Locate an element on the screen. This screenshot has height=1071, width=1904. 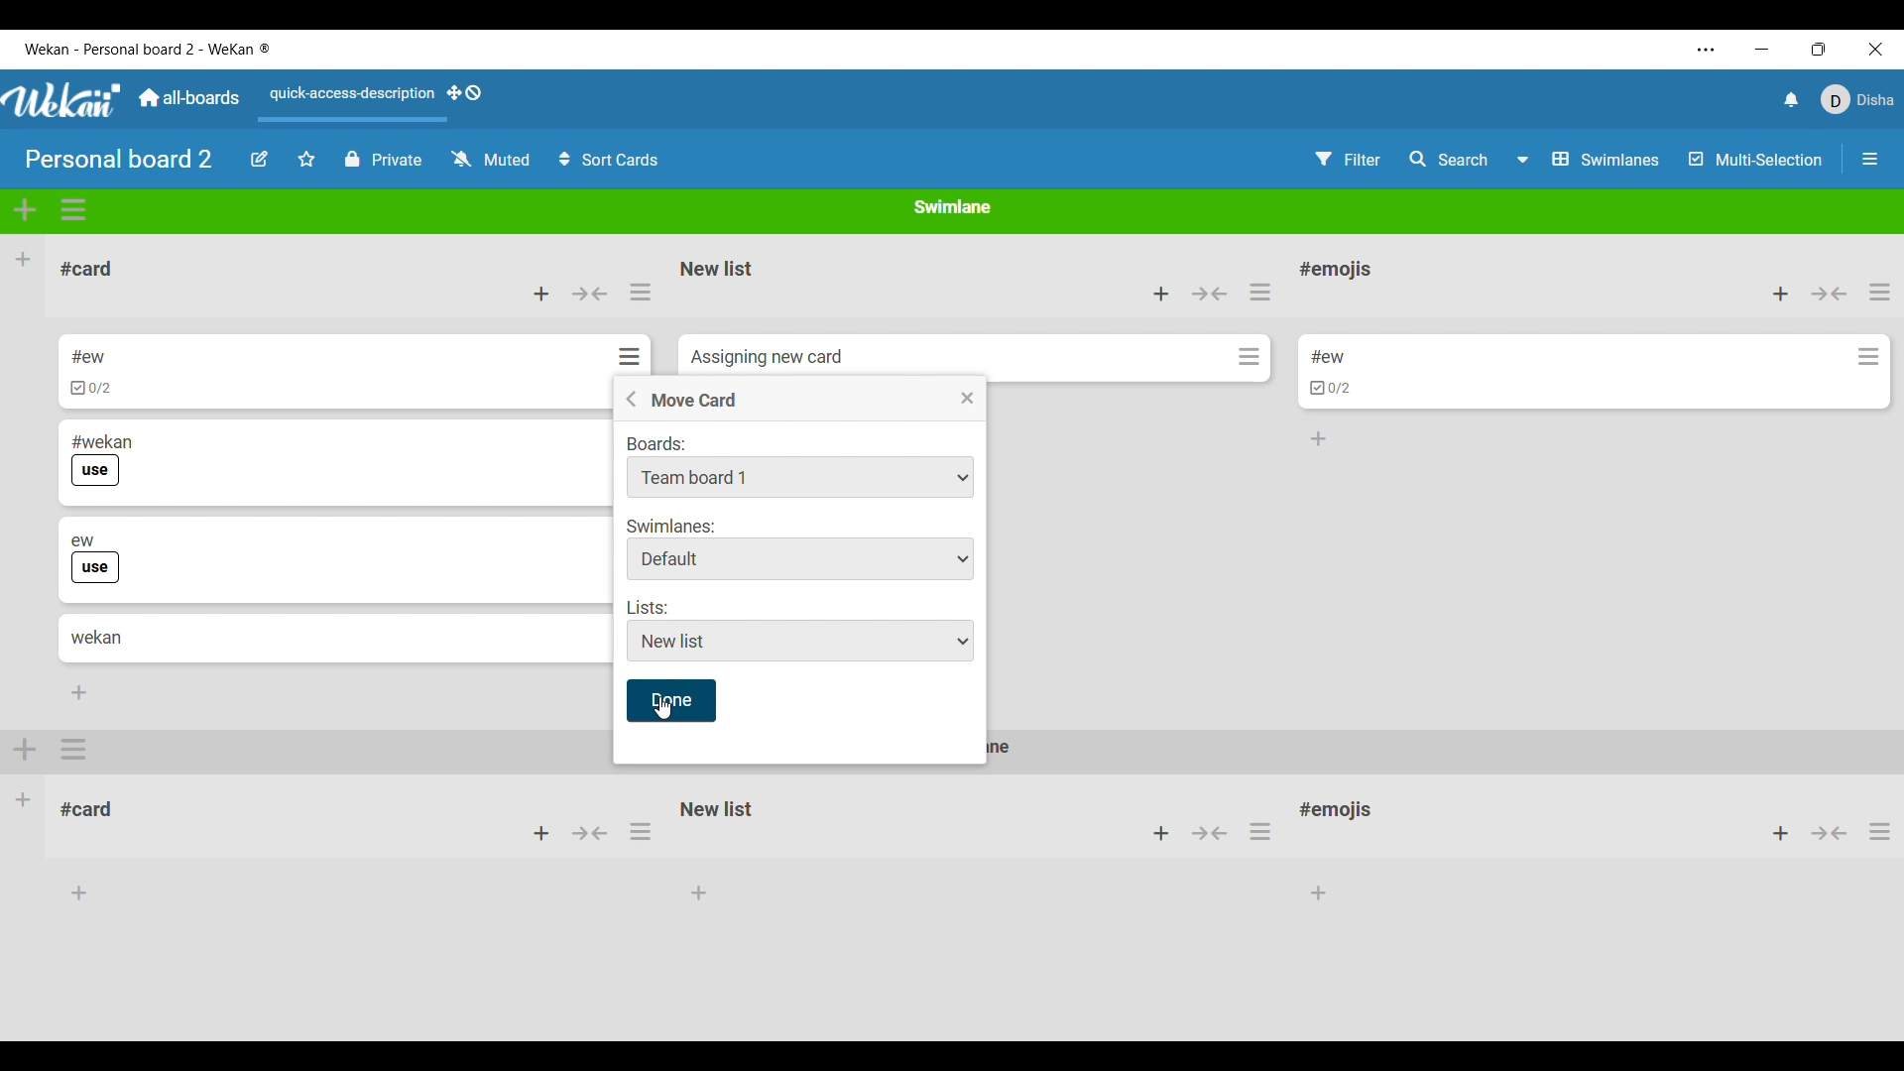
Other Swimlane in the board is located at coordinates (24, 798).